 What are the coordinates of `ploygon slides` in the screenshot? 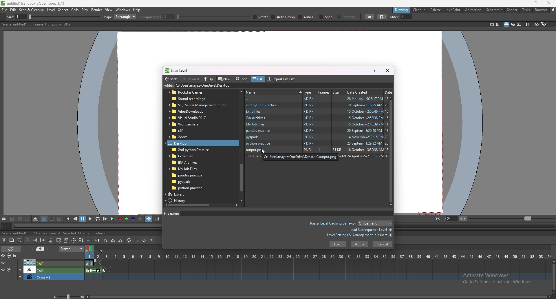 It's located at (273, 17).